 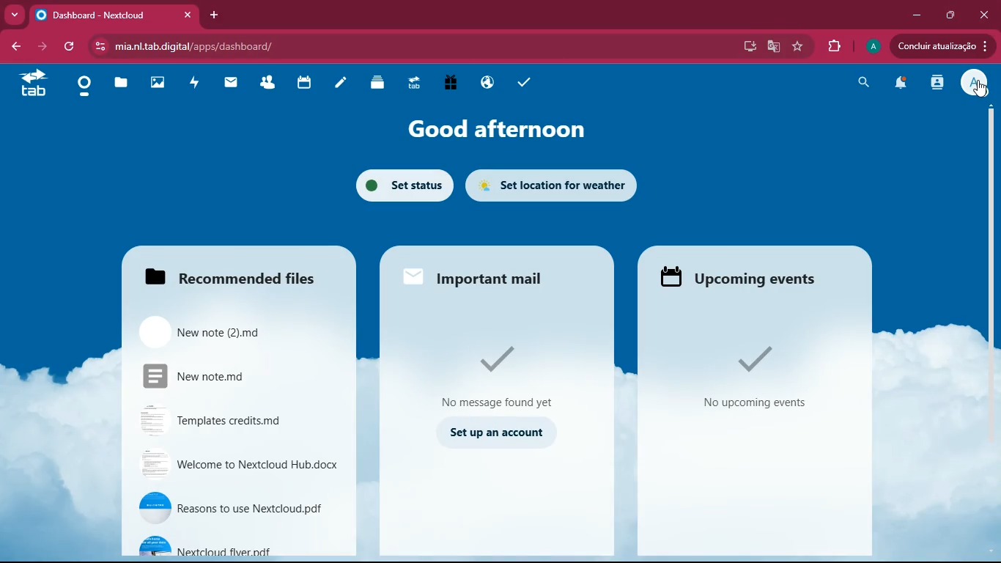 I want to click on files, so click(x=123, y=85).